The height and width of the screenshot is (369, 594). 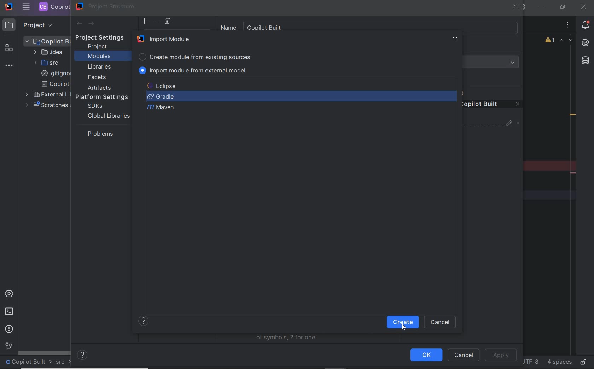 What do you see at coordinates (98, 47) in the screenshot?
I see `project` at bounding box center [98, 47].